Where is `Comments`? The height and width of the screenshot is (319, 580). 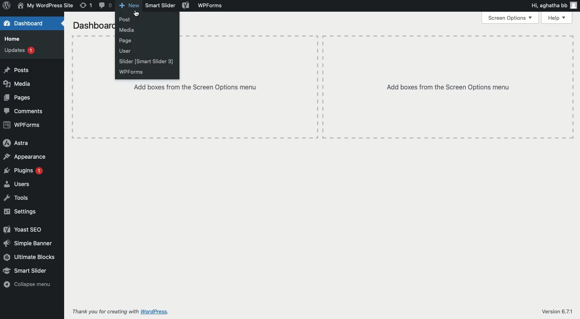 Comments is located at coordinates (23, 111).